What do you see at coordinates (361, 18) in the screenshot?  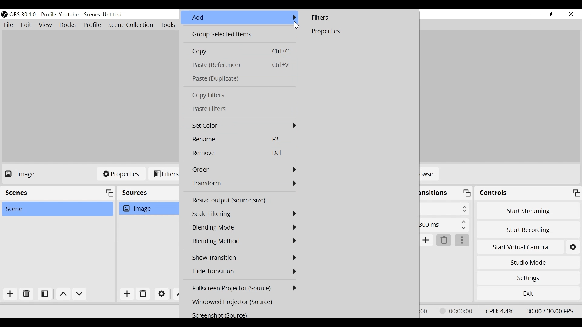 I see `Filters` at bounding box center [361, 18].